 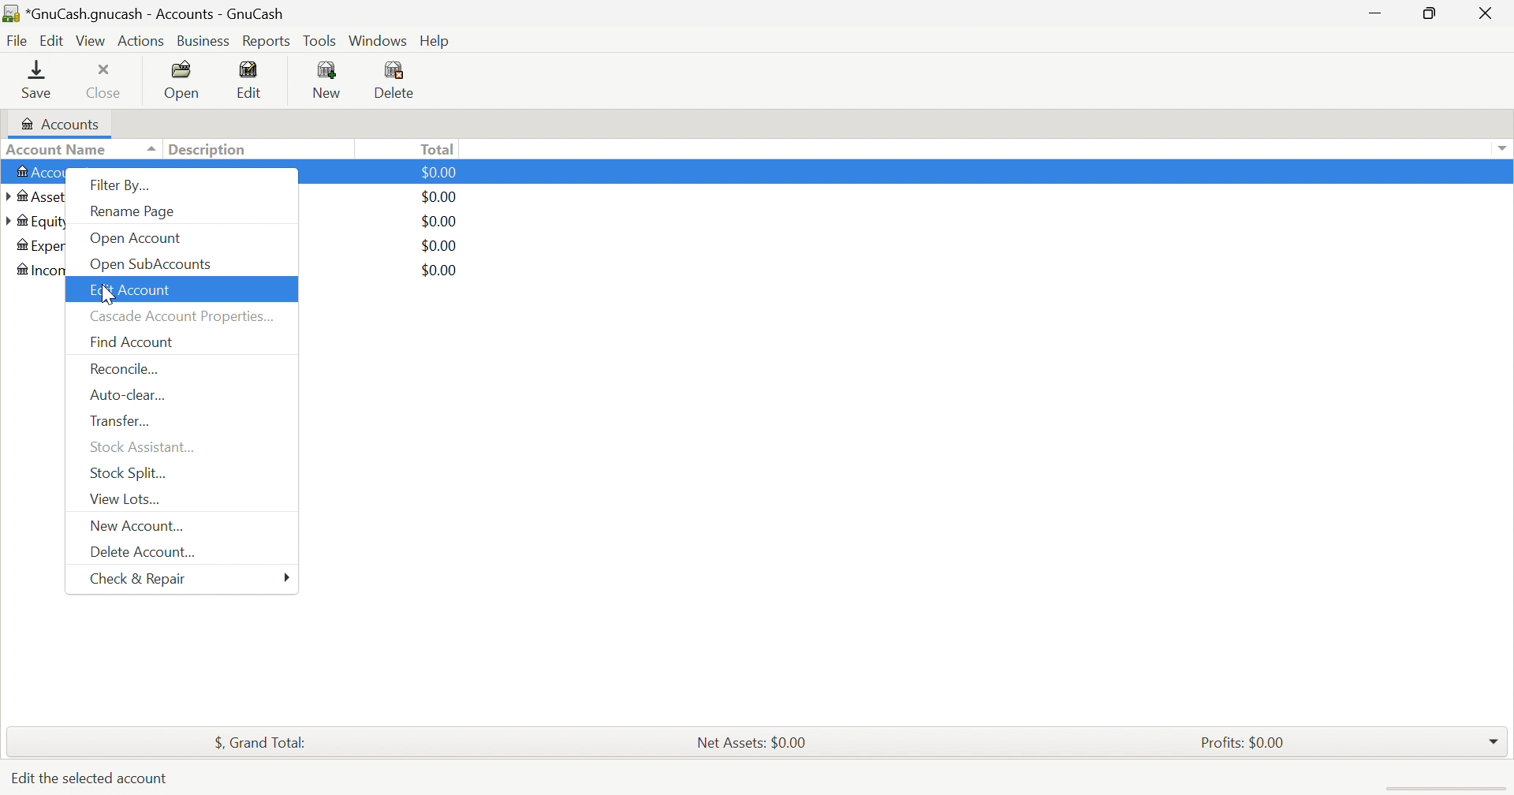 What do you see at coordinates (203, 42) in the screenshot?
I see `Business` at bounding box center [203, 42].